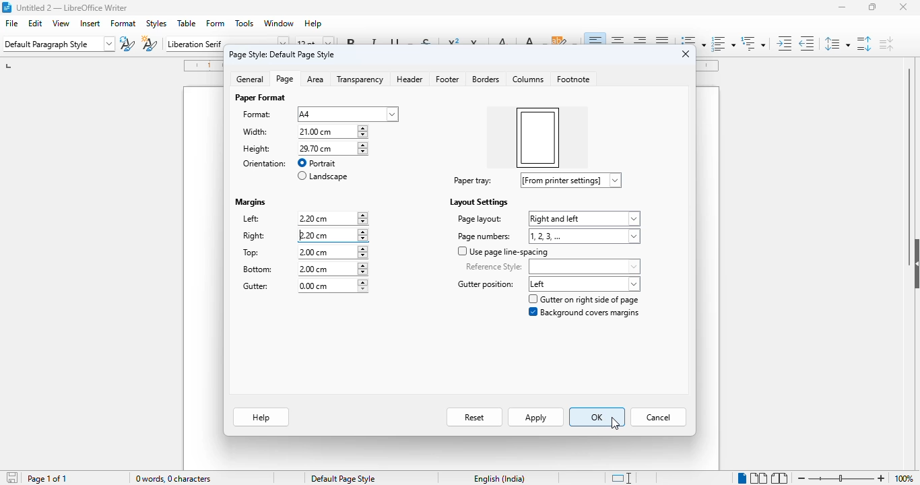  Describe the element at coordinates (486, 79) in the screenshot. I see `borders` at that location.